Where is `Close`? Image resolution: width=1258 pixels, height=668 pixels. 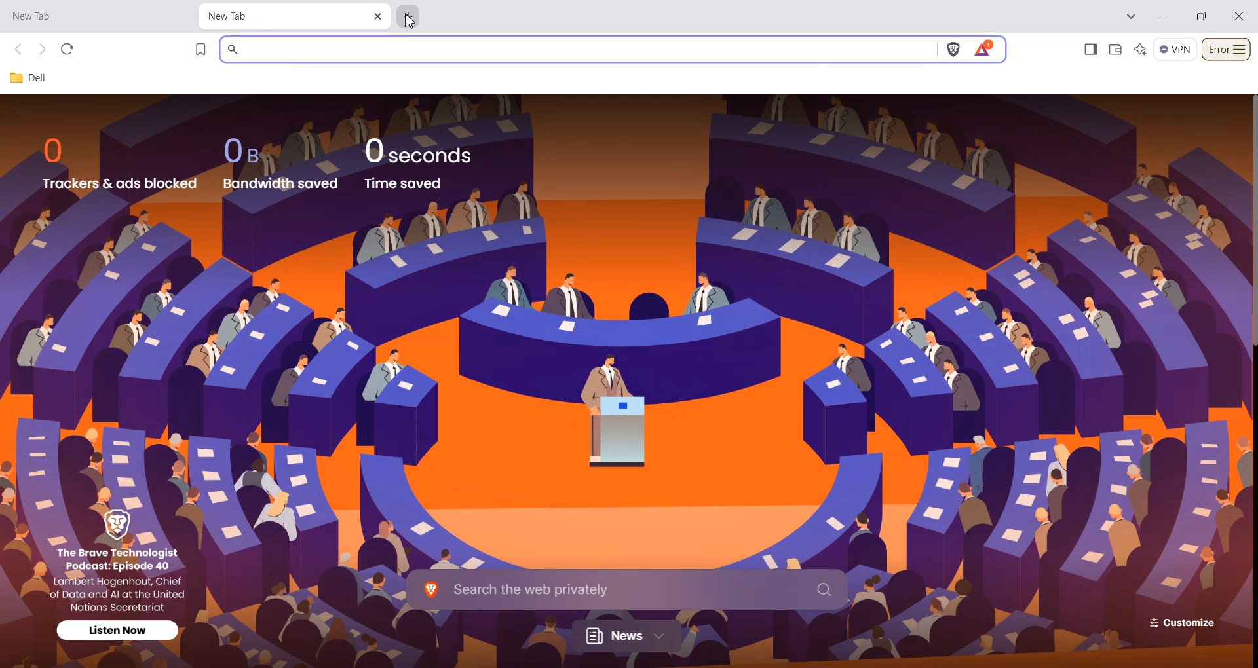 Close is located at coordinates (1240, 16).